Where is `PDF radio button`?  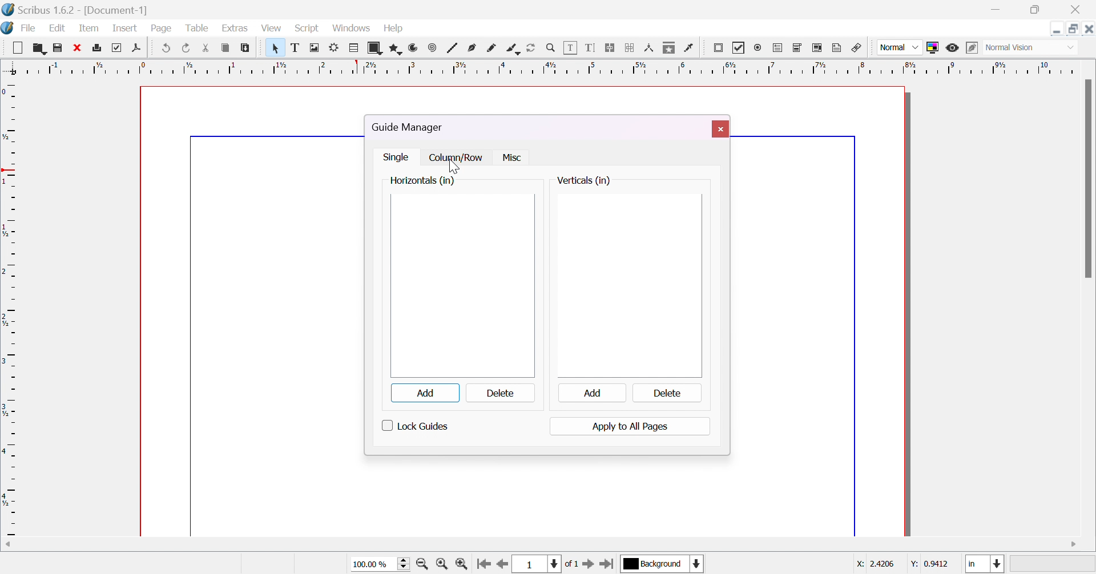
PDF radio button is located at coordinates (759, 48).